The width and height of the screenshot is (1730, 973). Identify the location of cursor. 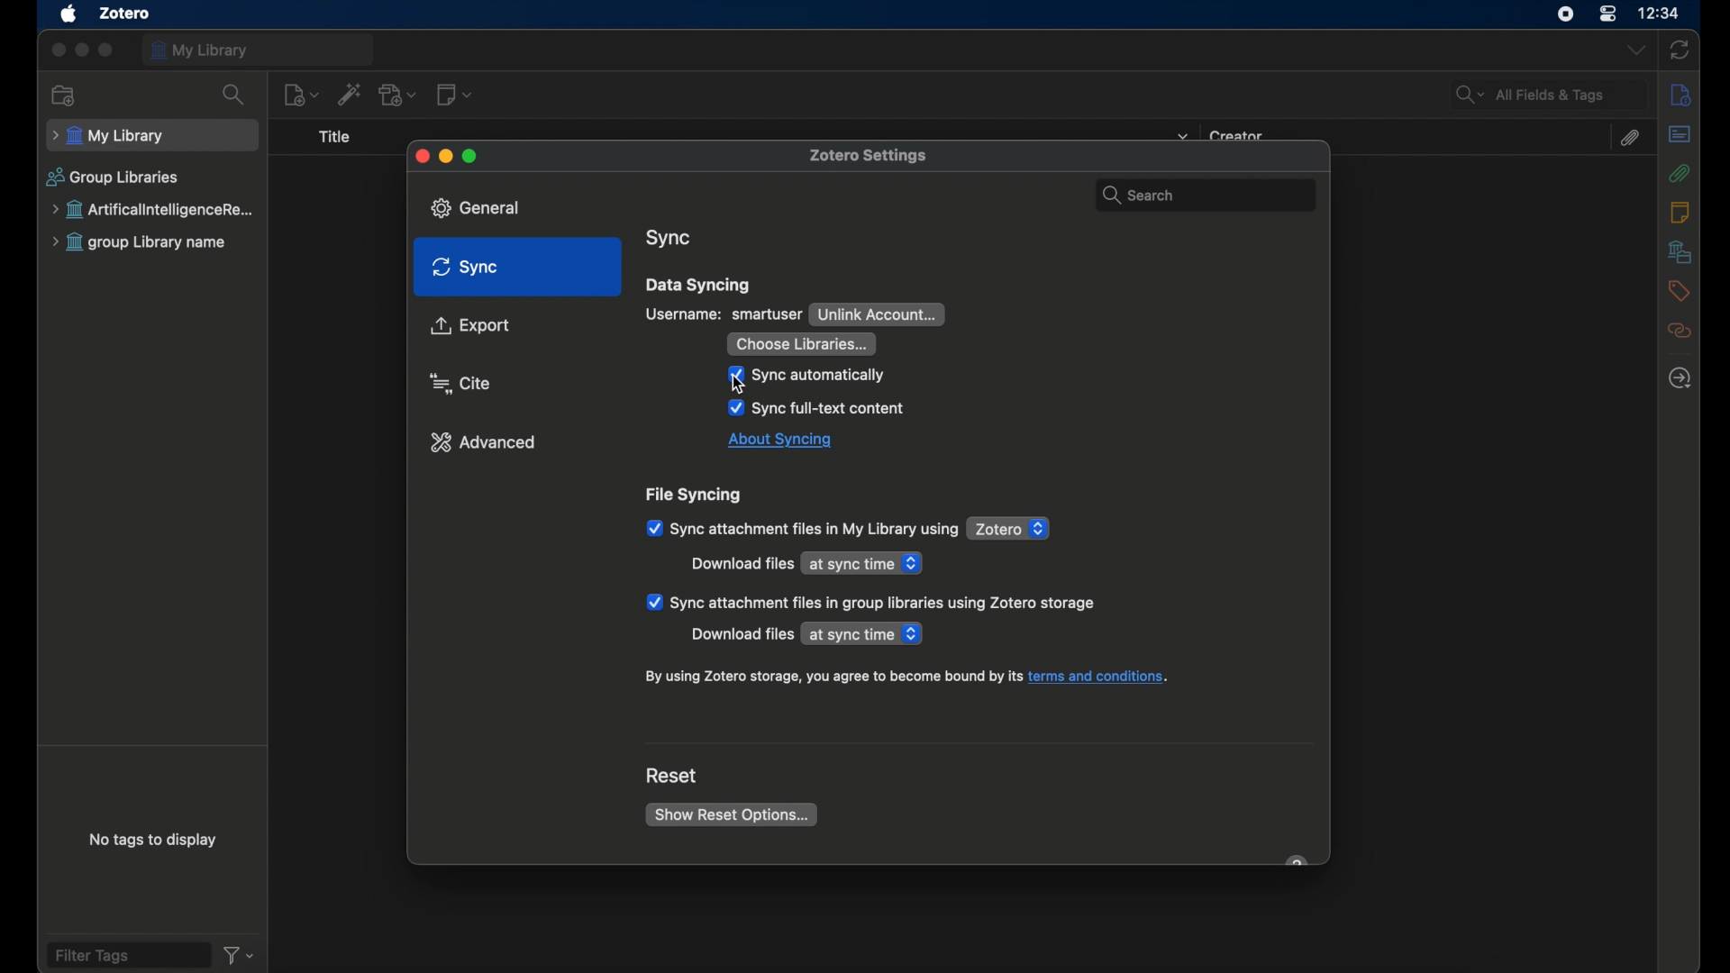
(743, 385).